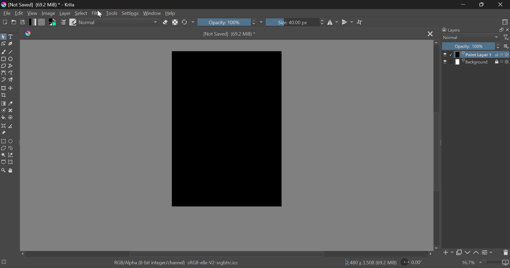  Describe the element at coordinates (32, 22) in the screenshot. I see `Gradients` at that location.